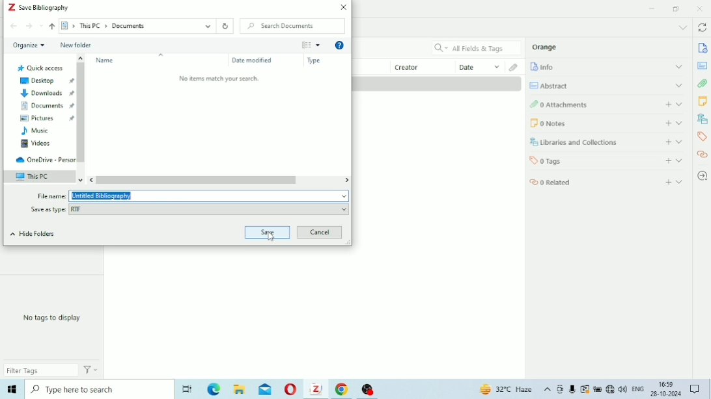 This screenshot has height=399, width=711. I want to click on No tags to display, so click(52, 318).